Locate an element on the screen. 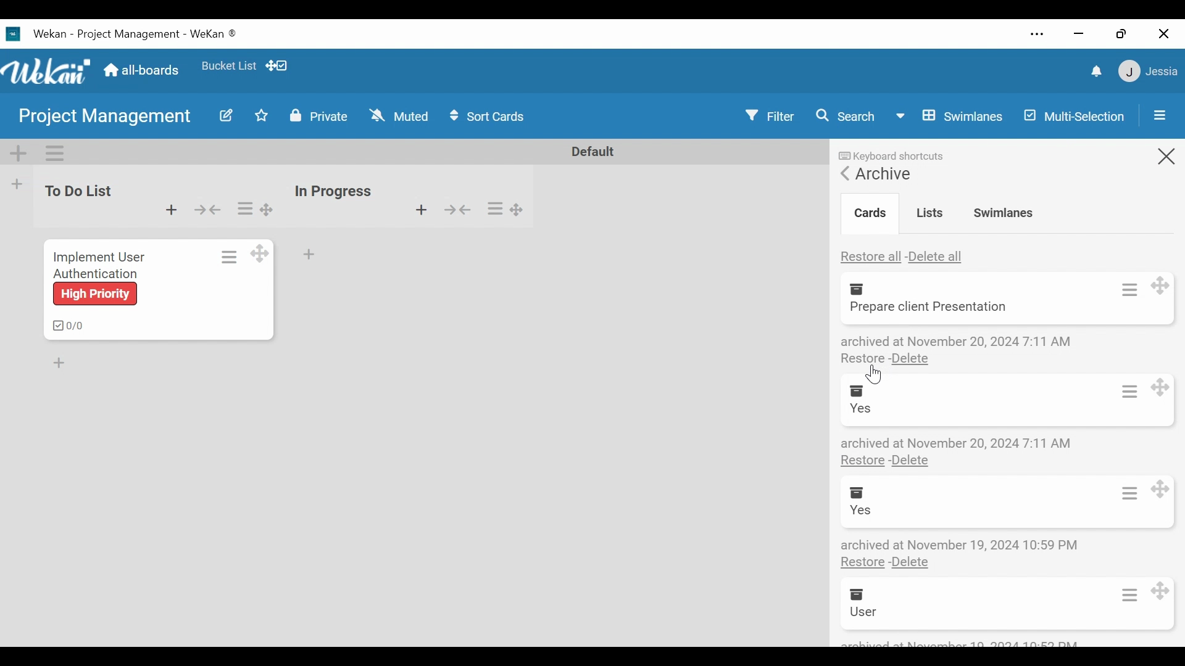  restore is located at coordinates (863, 360).